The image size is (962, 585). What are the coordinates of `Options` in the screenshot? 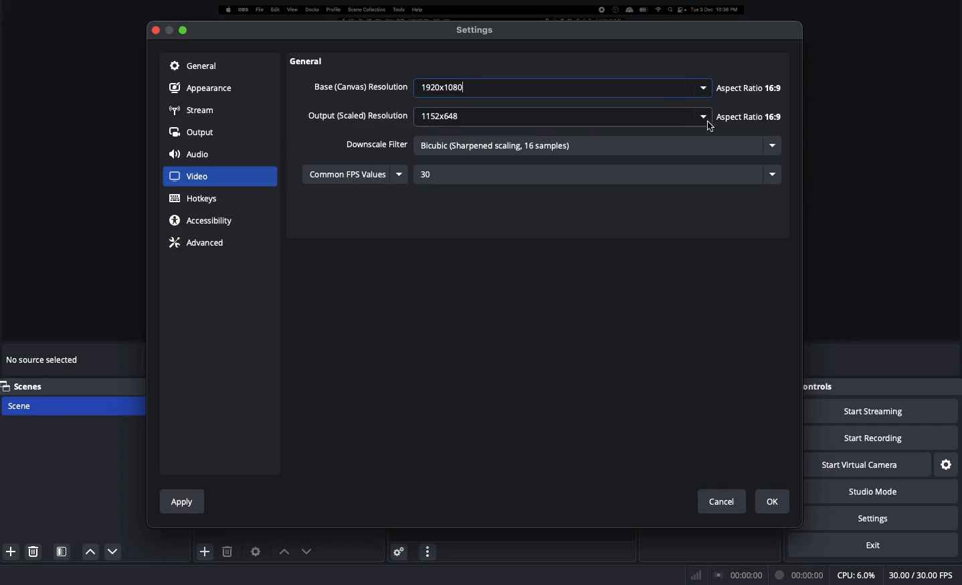 It's located at (428, 550).